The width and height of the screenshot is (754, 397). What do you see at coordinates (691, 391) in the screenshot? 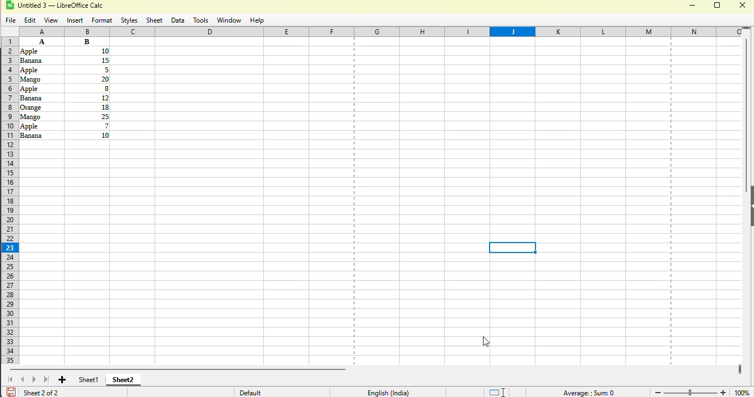
I see `change zoom level` at bounding box center [691, 391].